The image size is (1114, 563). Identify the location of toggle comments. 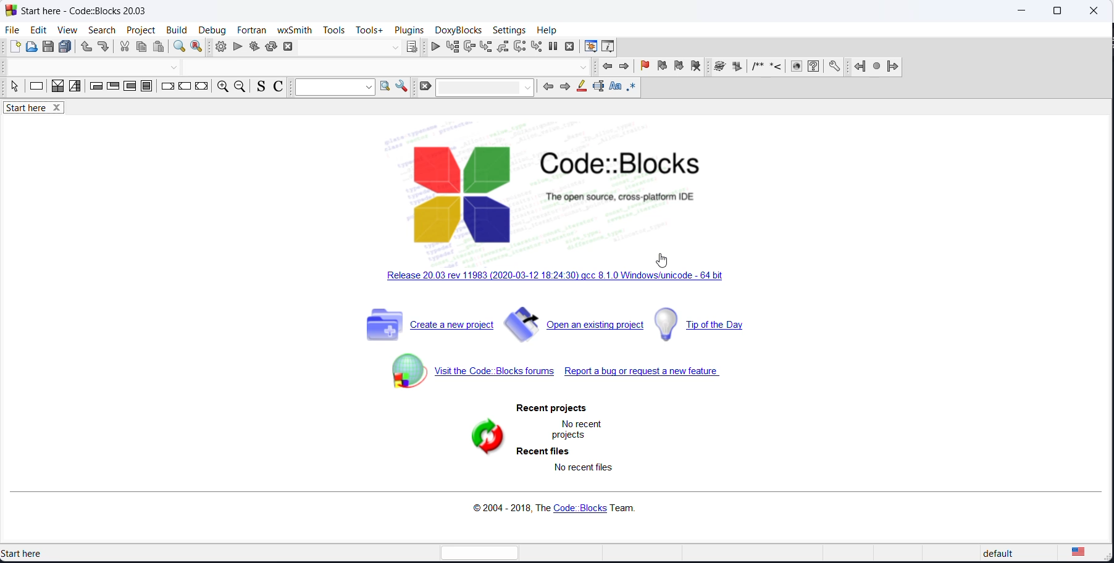
(281, 87).